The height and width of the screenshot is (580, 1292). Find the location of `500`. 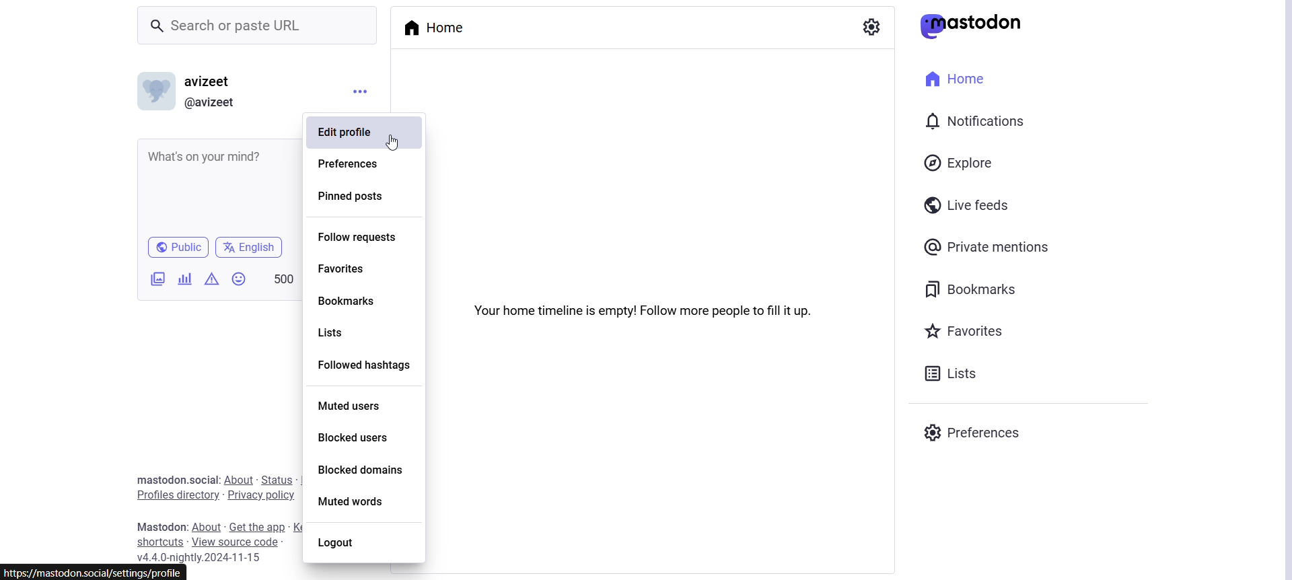

500 is located at coordinates (284, 278).